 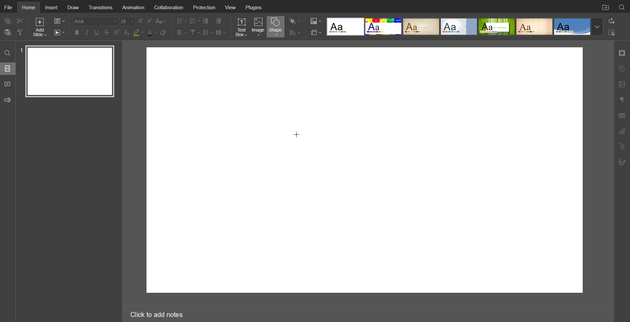 What do you see at coordinates (59, 33) in the screenshot?
I see `Playback Settings` at bounding box center [59, 33].